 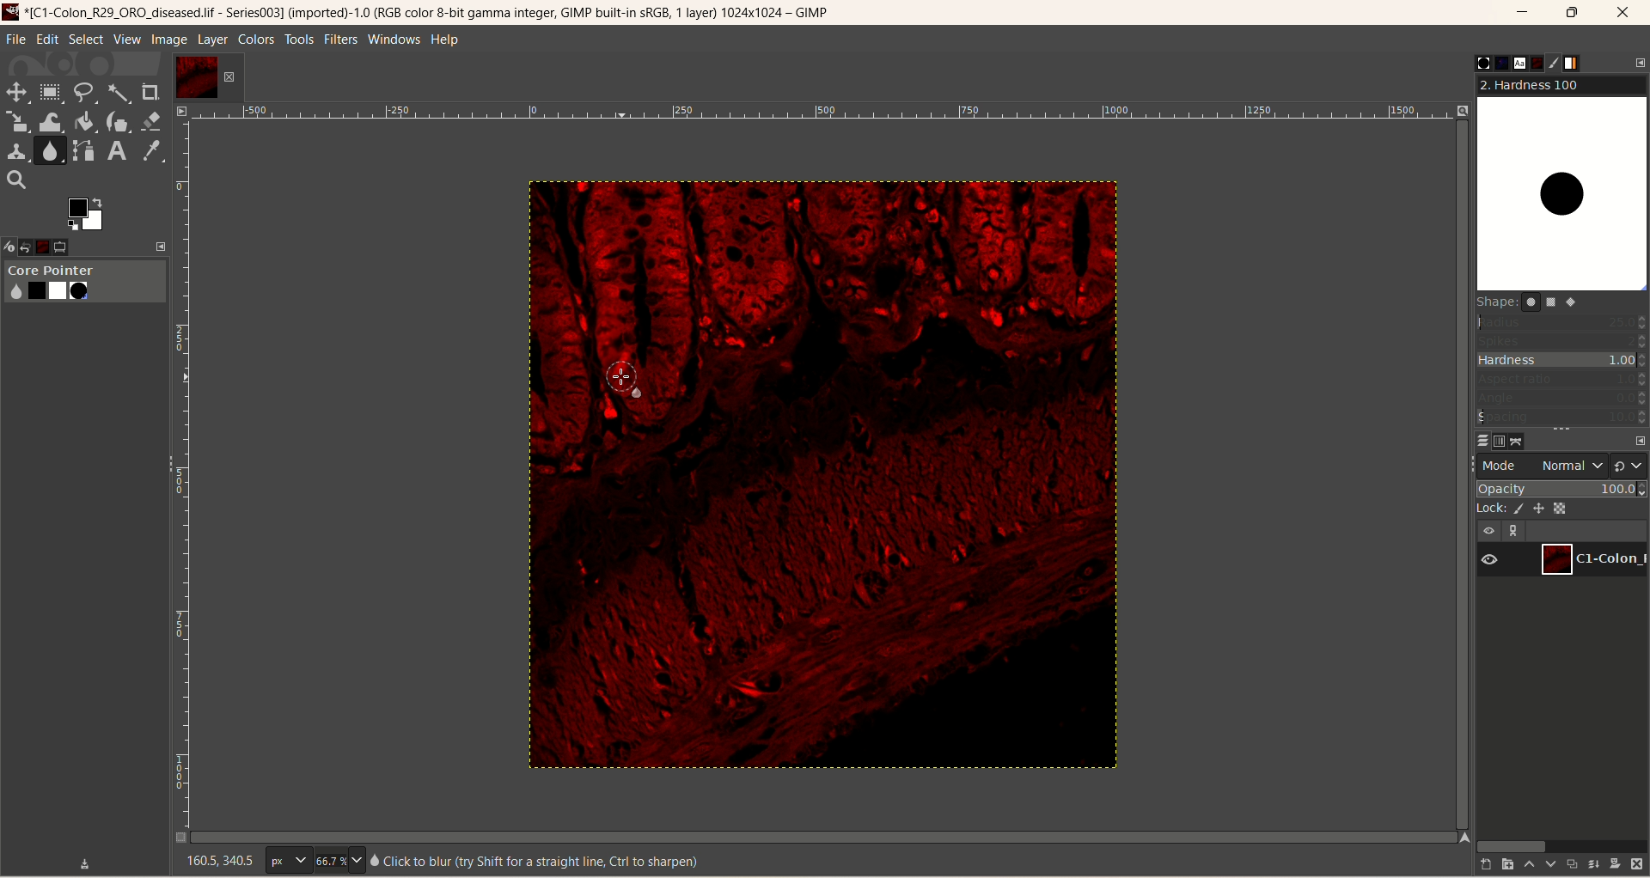 I want to click on zoom factor, so click(x=338, y=861).